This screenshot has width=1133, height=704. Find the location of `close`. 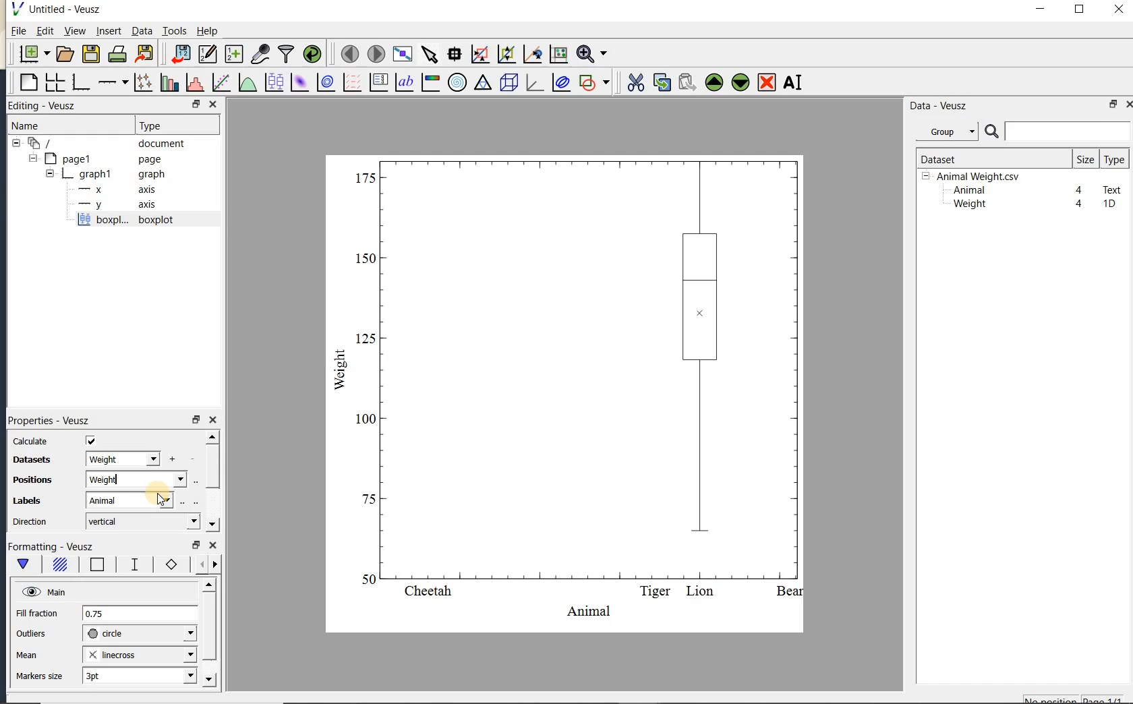

close is located at coordinates (1119, 10).